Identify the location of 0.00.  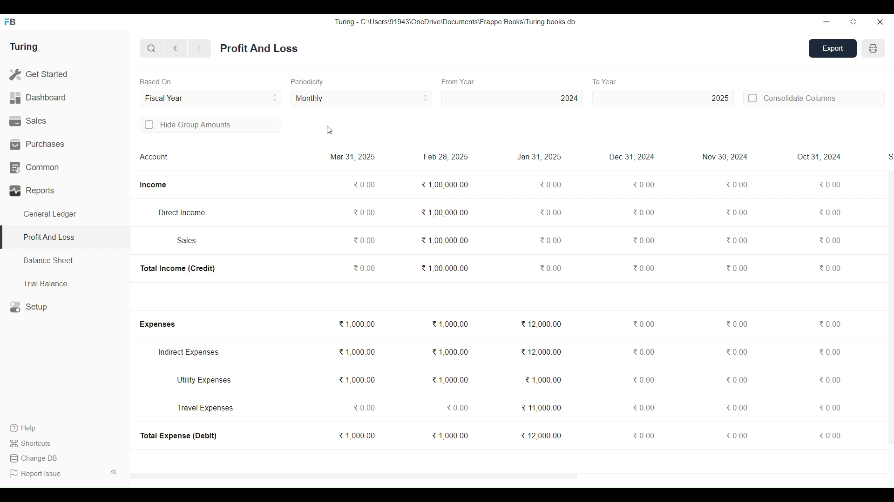
(829, 352).